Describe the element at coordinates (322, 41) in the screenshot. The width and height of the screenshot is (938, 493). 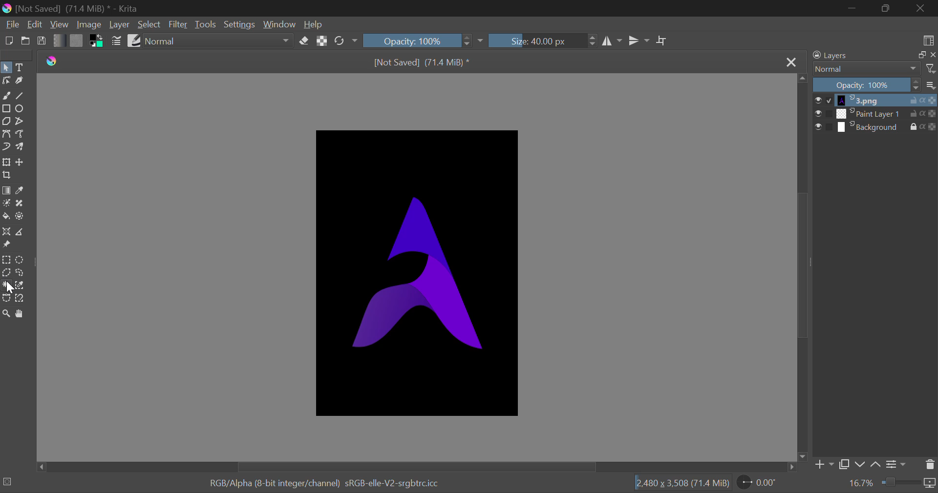
I see `Lock Alpha` at that location.